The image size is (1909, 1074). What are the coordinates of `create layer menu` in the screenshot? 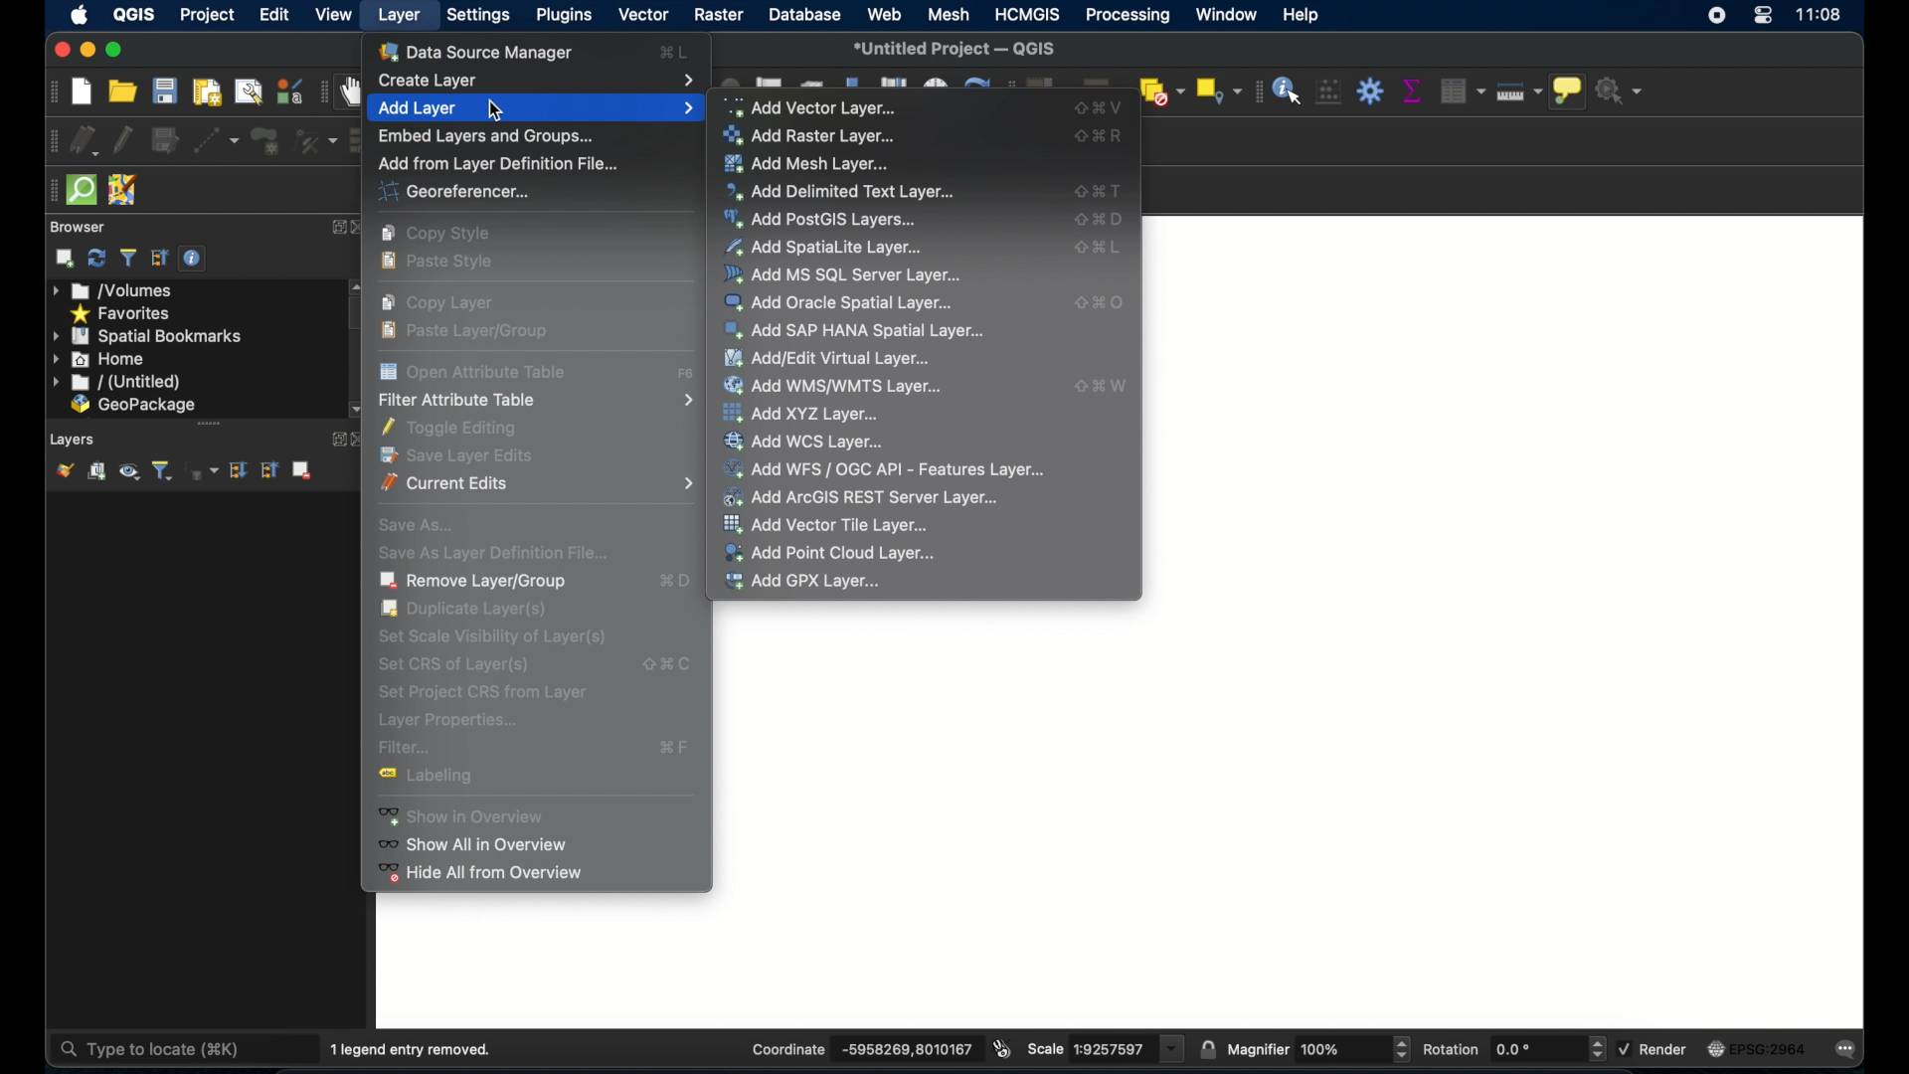 It's located at (538, 78).